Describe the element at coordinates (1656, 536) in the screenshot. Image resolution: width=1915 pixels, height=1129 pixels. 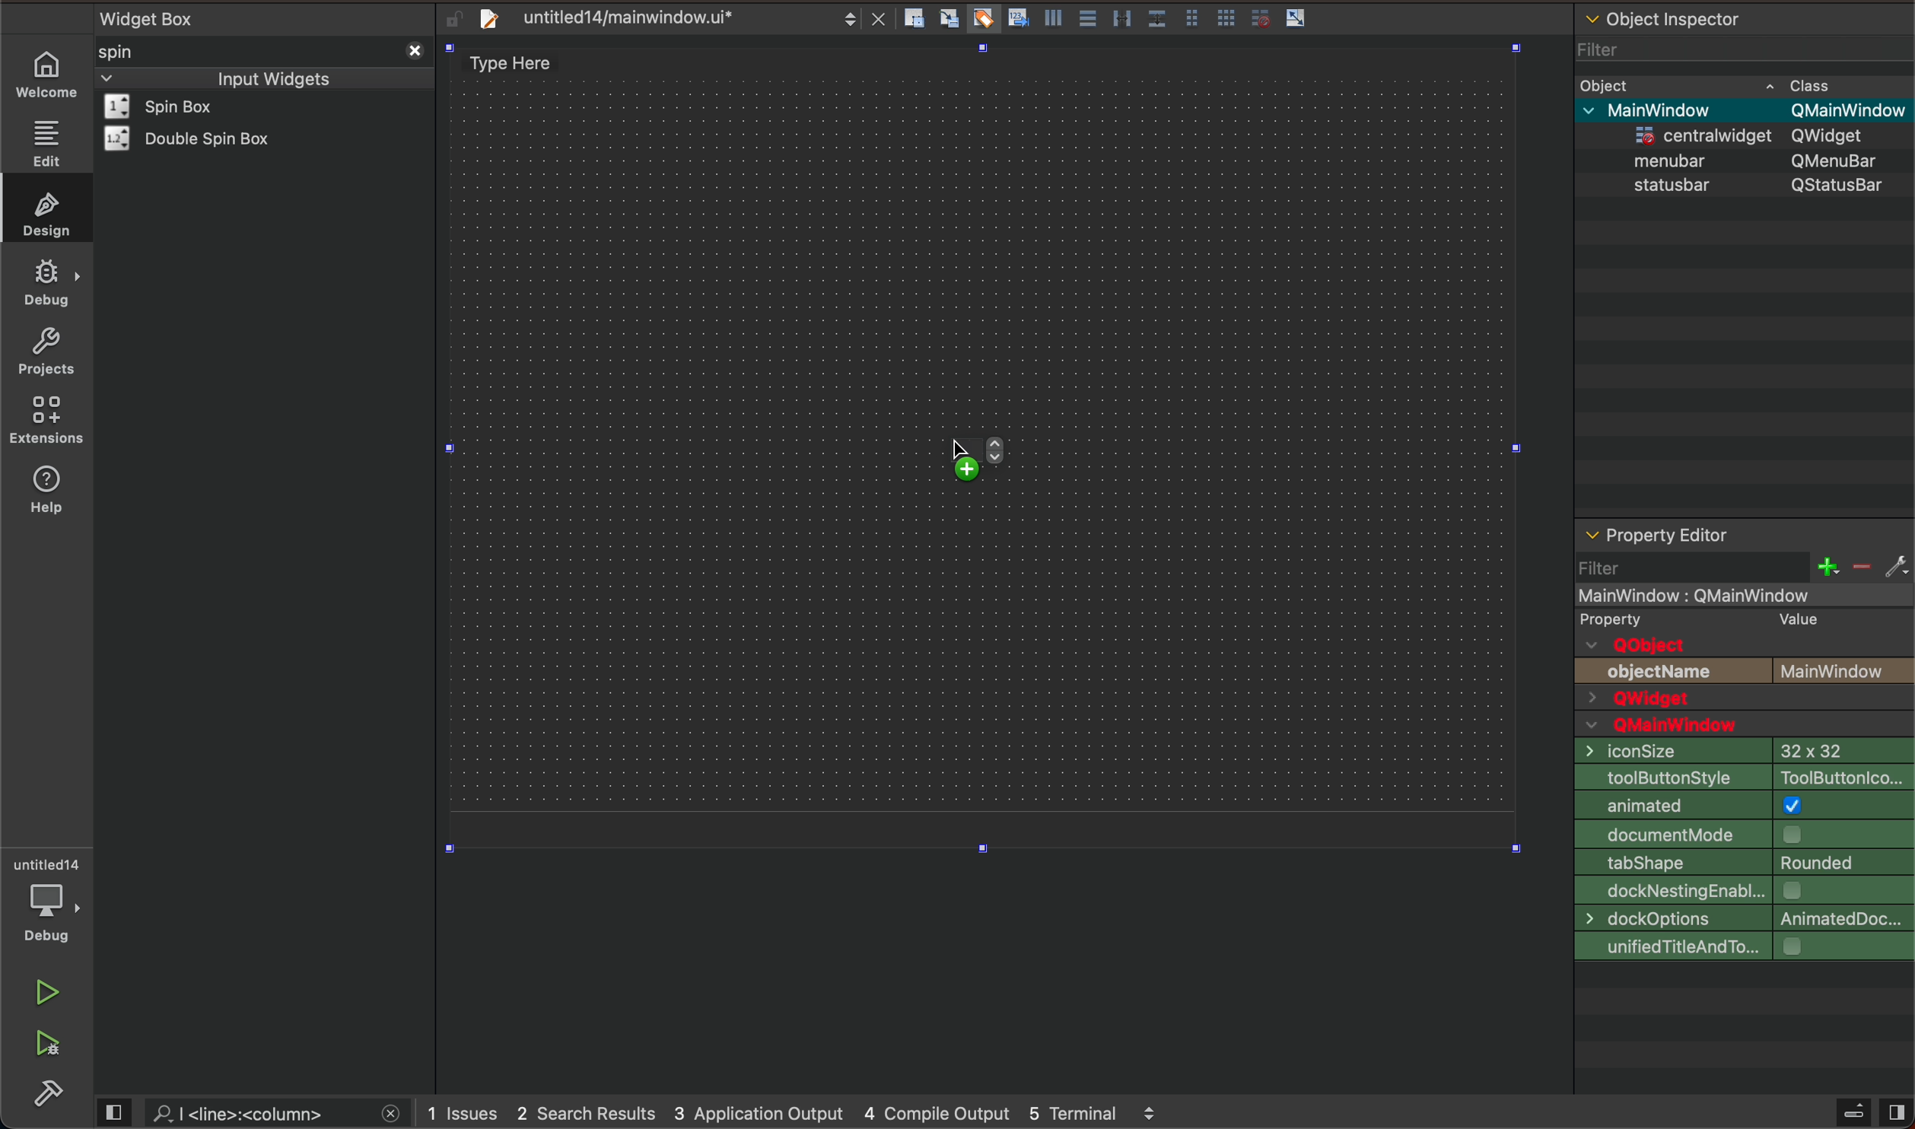
I see `editor` at that location.